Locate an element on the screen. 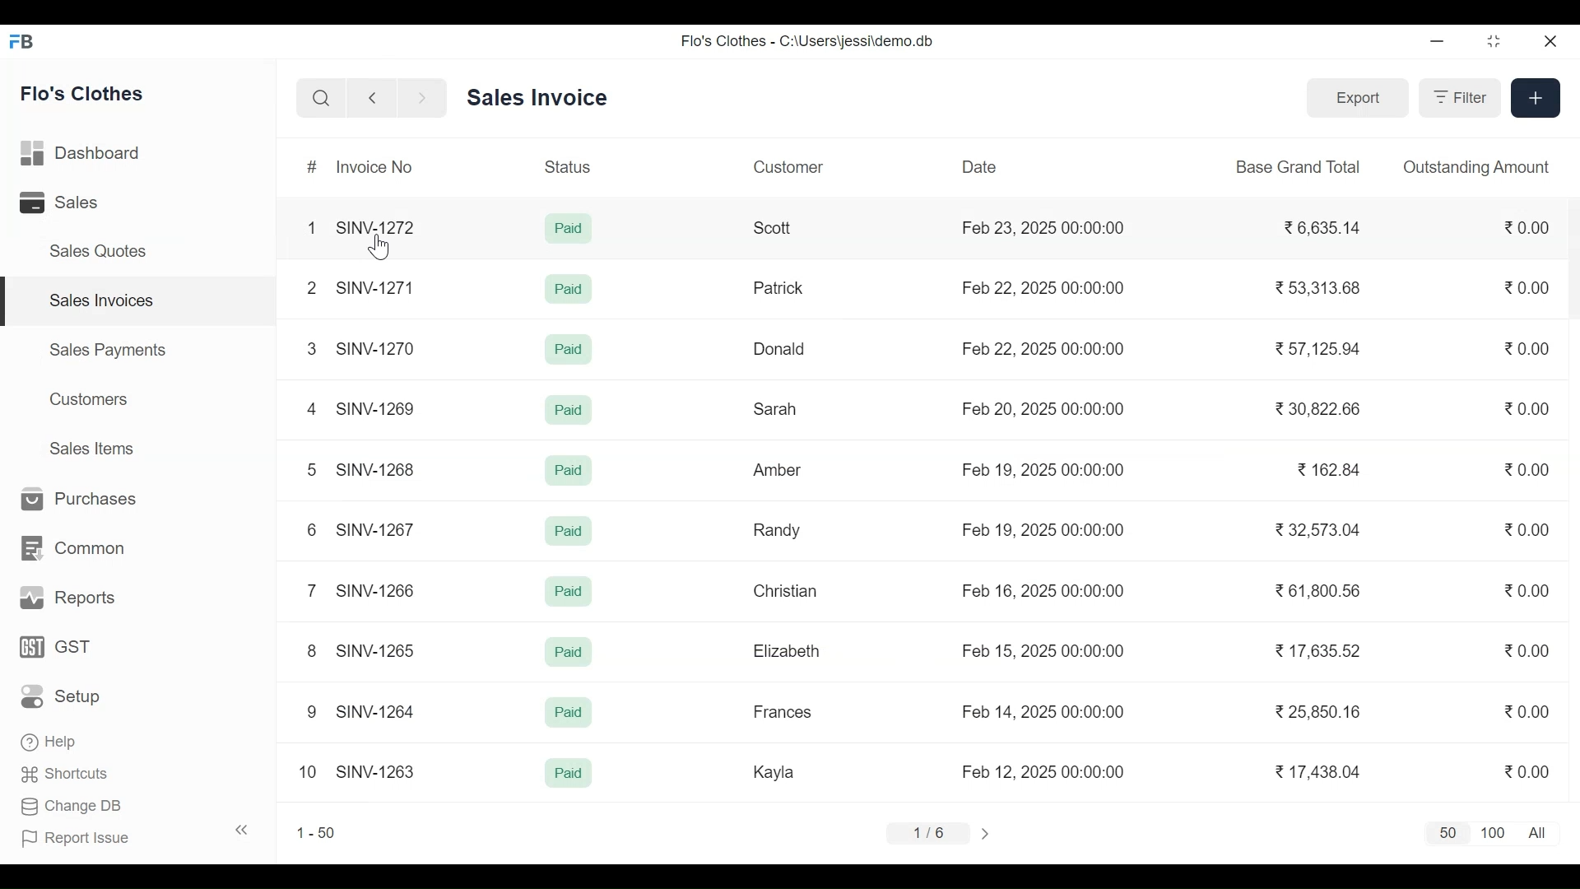 This screenshot has width=1580, height=889. Navigate Back is located at coordinates (371, 99).